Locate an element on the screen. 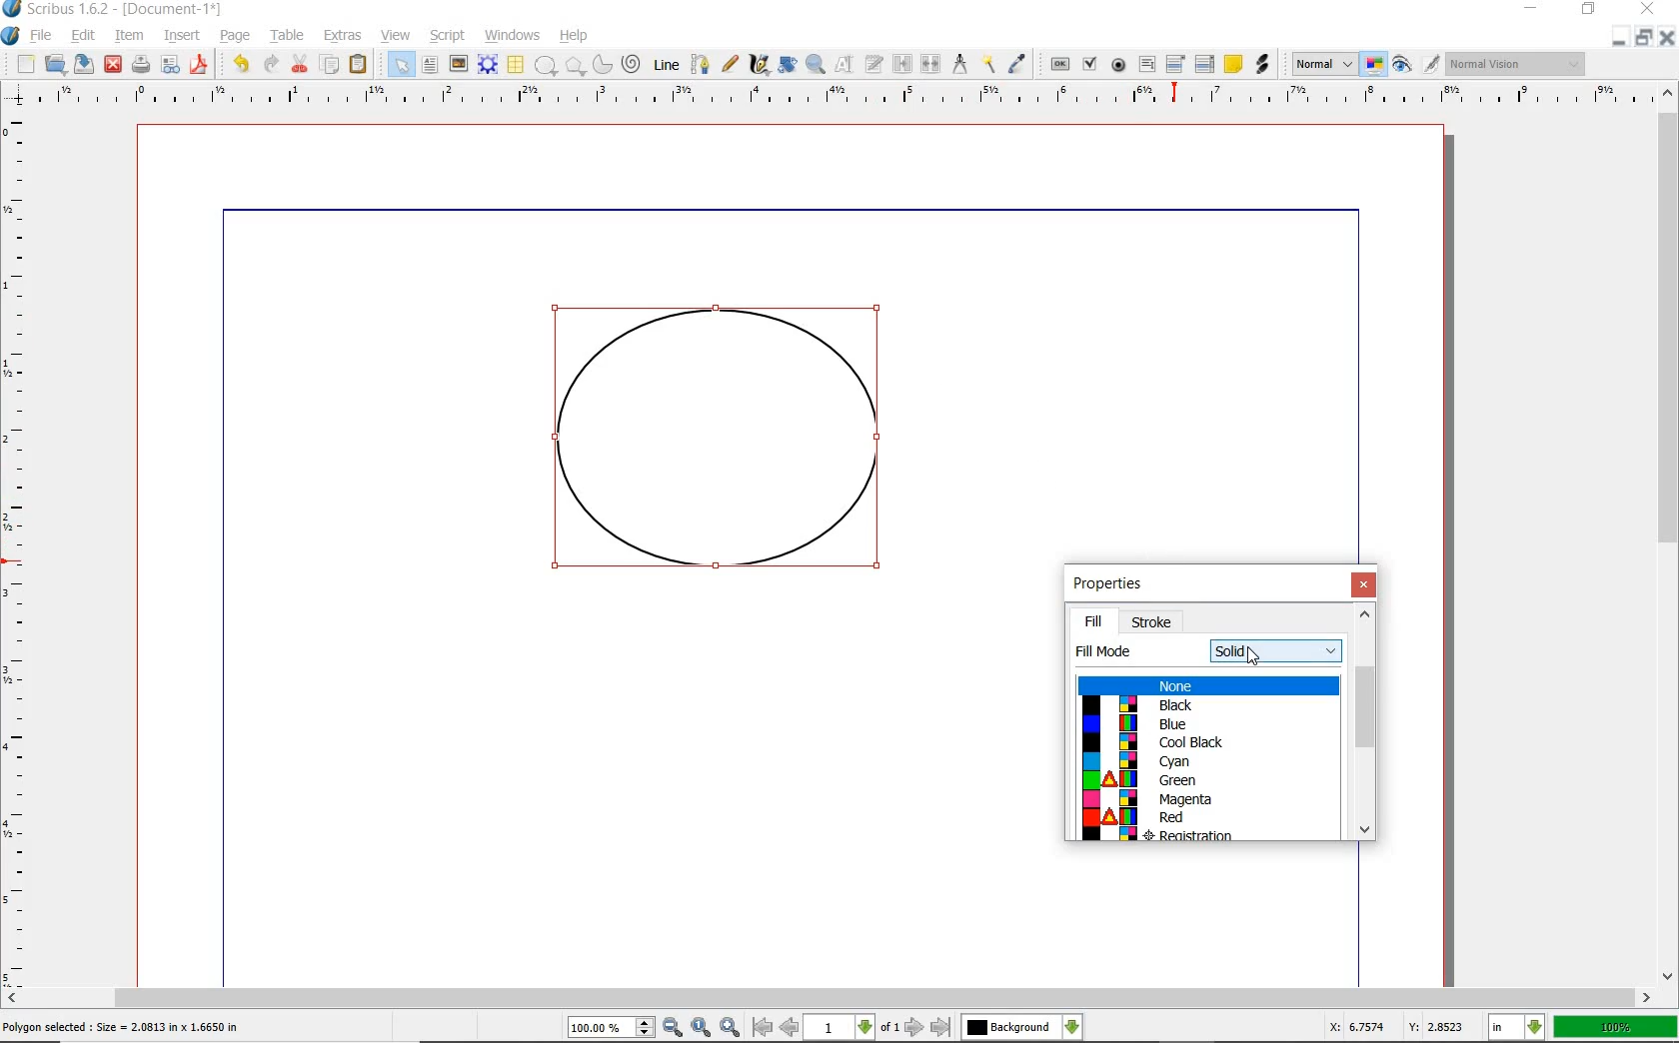 This screenshot has height=1043, width=1679. POLYGON is located at coordinates (575, 66).